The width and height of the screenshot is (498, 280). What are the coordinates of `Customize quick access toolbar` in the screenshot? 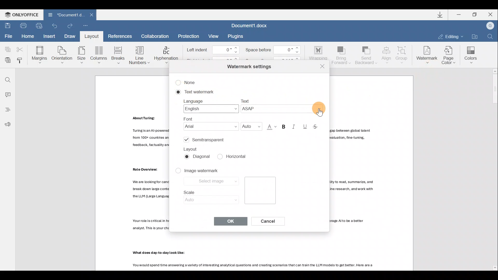 It's located at (84, 26).